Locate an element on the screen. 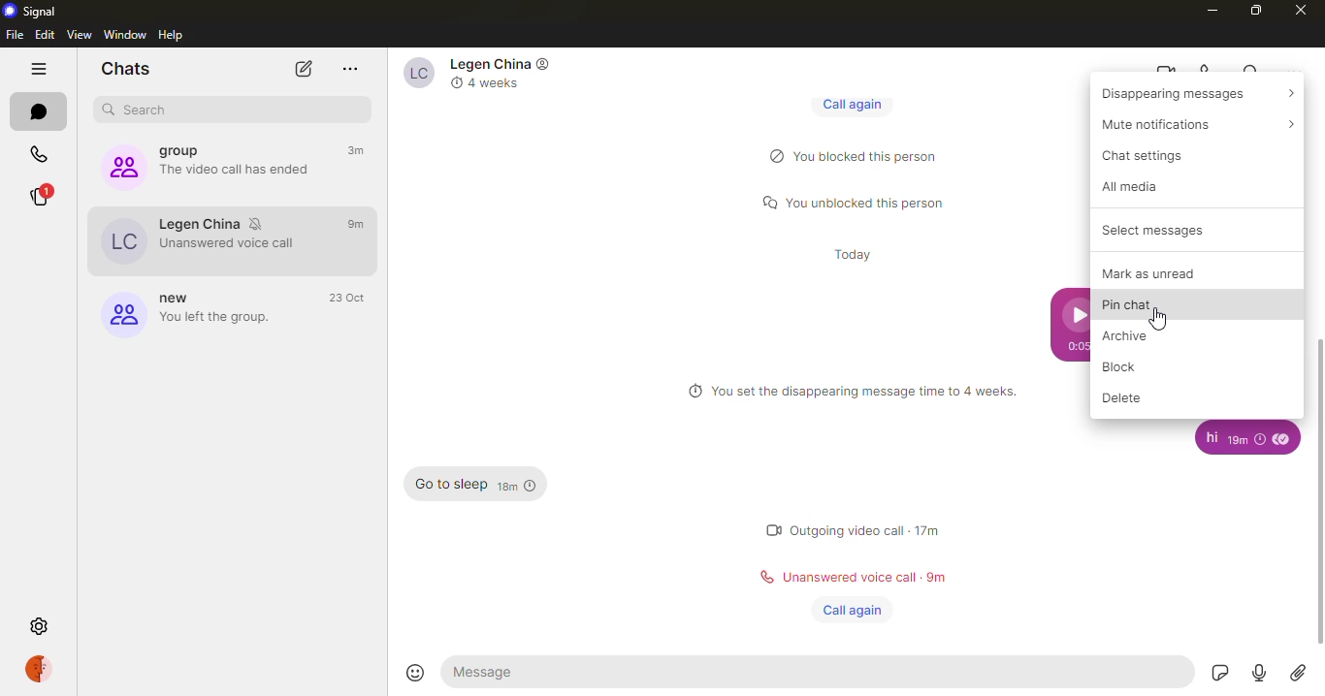 This screenshot has width=1325, height=696. block is located at coordinates (1127, 366).